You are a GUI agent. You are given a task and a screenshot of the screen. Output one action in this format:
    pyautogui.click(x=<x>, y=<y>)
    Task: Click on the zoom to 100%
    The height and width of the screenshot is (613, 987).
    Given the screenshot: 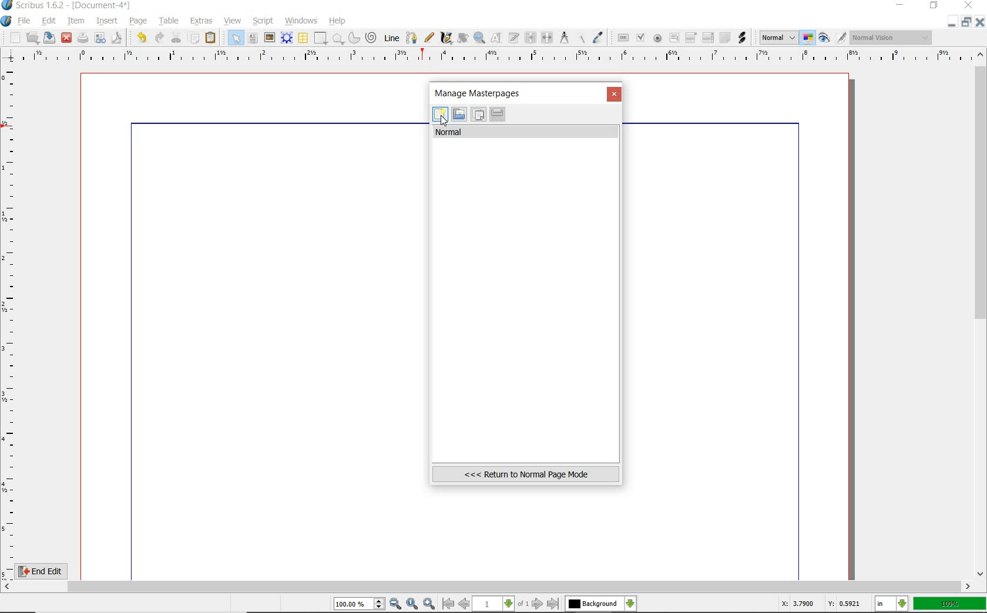 What is the action you would take?
    pyautogui.click(x=413, y=604)
    